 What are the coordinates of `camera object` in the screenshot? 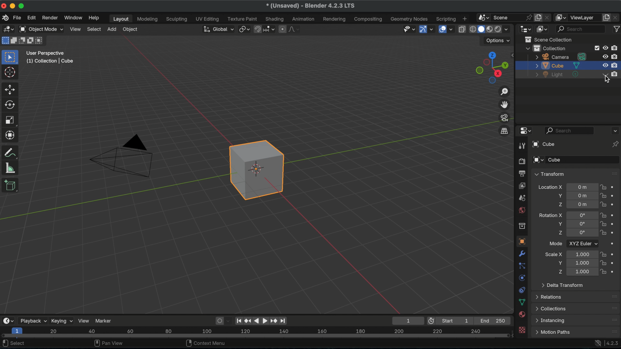 It's located at (121, 156).